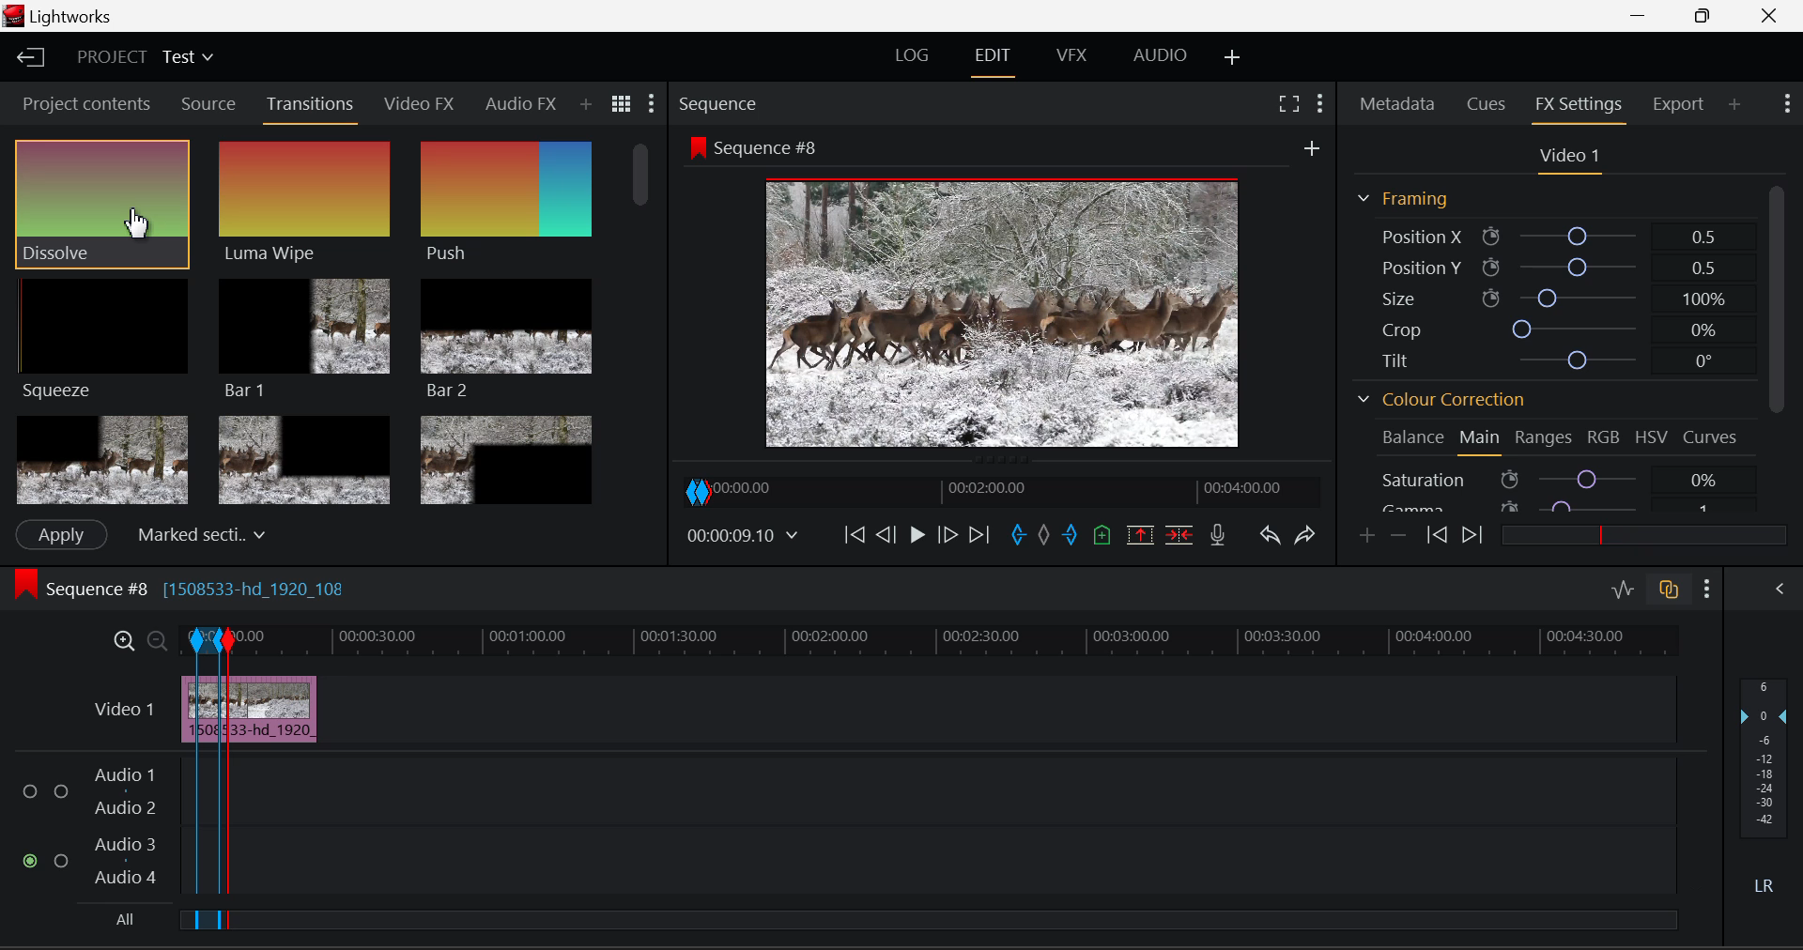 The image size is (1803, 950). I want to click on Show Audio Mix, so click(1780, 591).